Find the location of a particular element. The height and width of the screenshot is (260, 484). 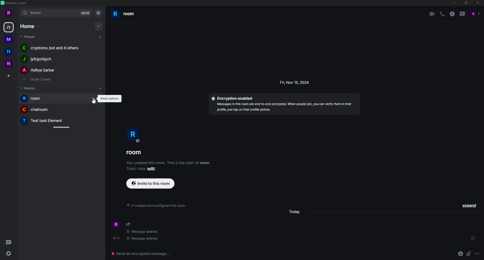

h is located at coordinates (9, 52).